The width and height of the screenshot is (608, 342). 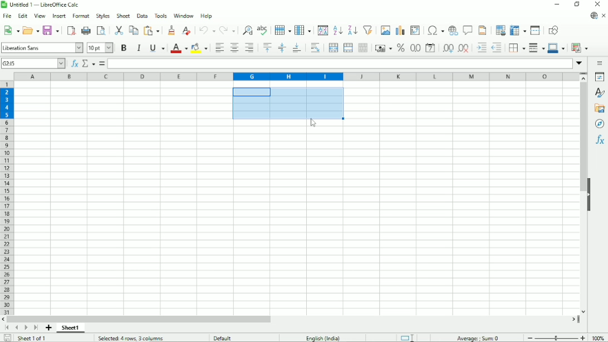 I want to click on Cursor, so click(x=313, y=124).